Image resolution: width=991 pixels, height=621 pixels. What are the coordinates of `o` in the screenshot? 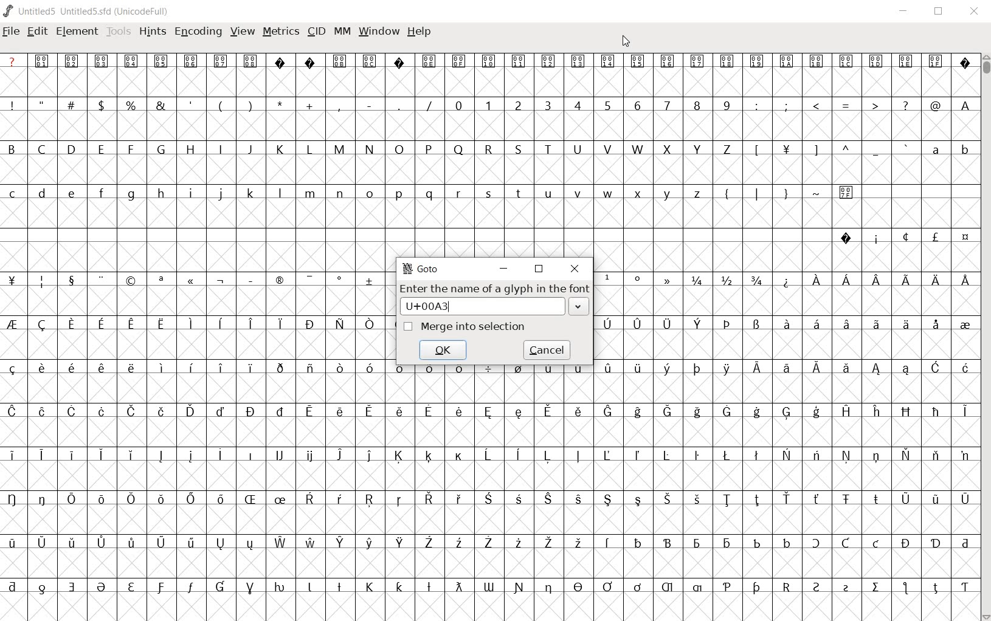 It's located at (370, 194).